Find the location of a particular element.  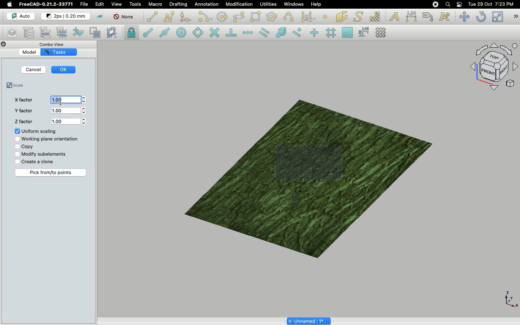

Apple logo is located at coordinates (9, 4).